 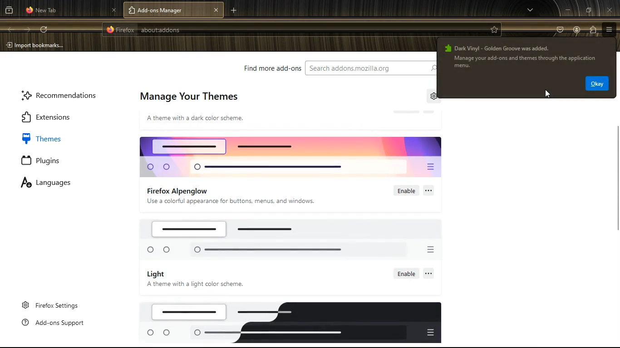 I want to click on profile, so click(x=577, y=31).